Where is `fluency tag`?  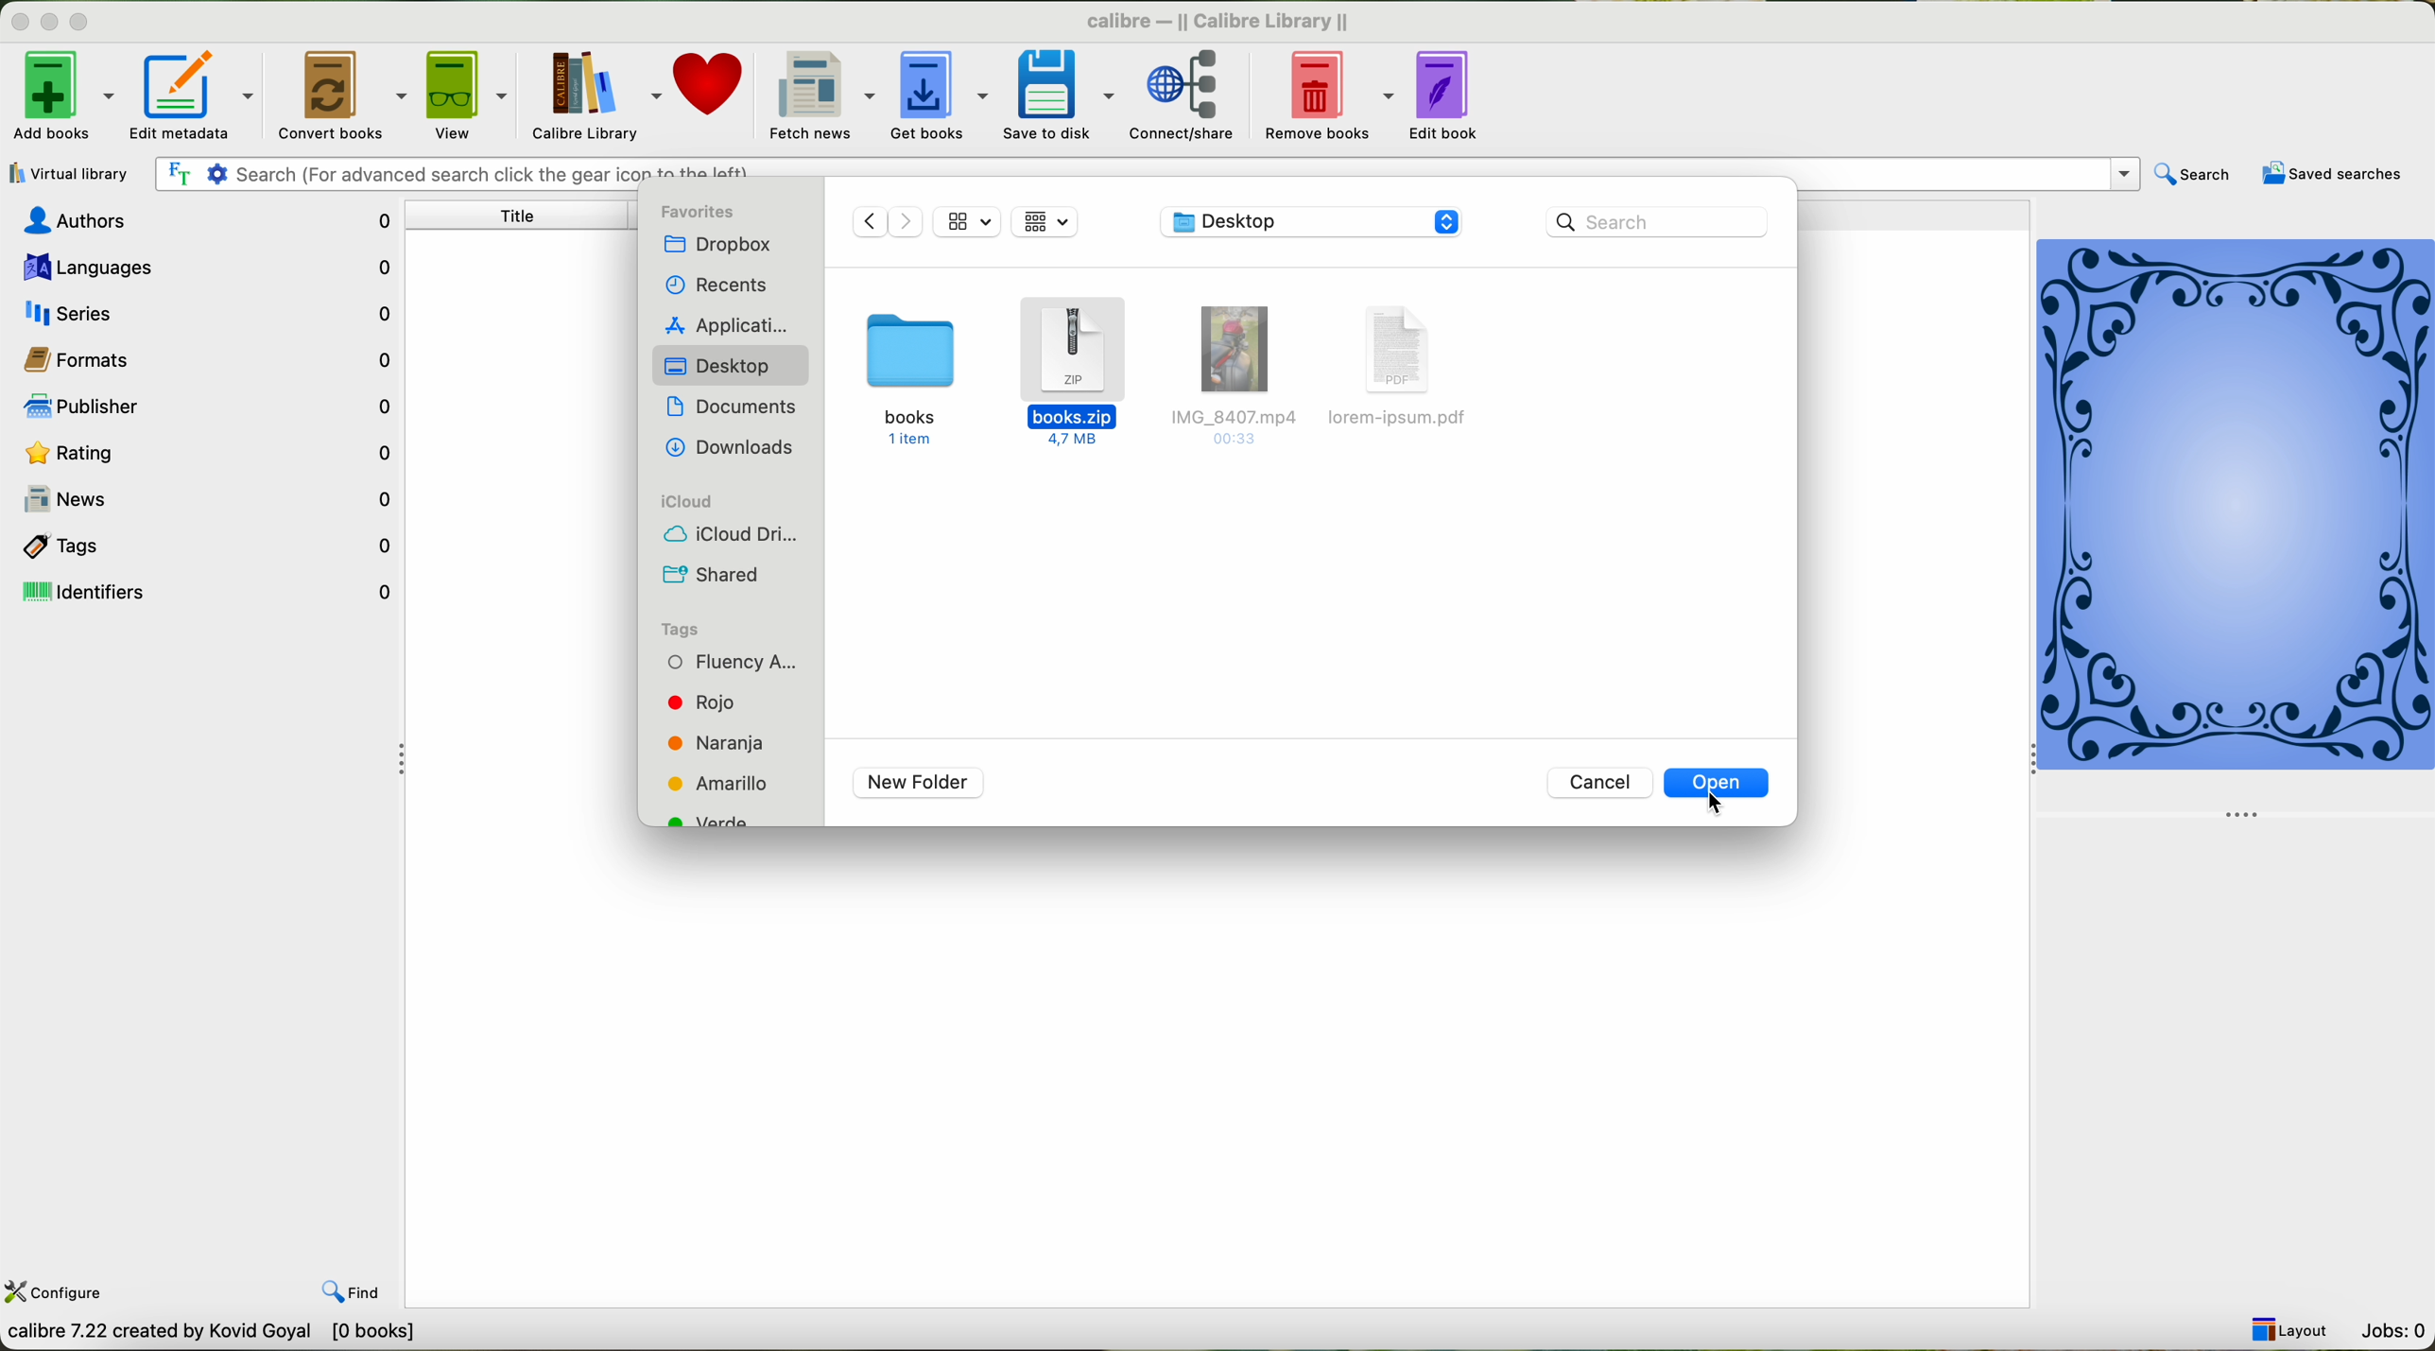 fluency tag is located at coordinates (734, 664).